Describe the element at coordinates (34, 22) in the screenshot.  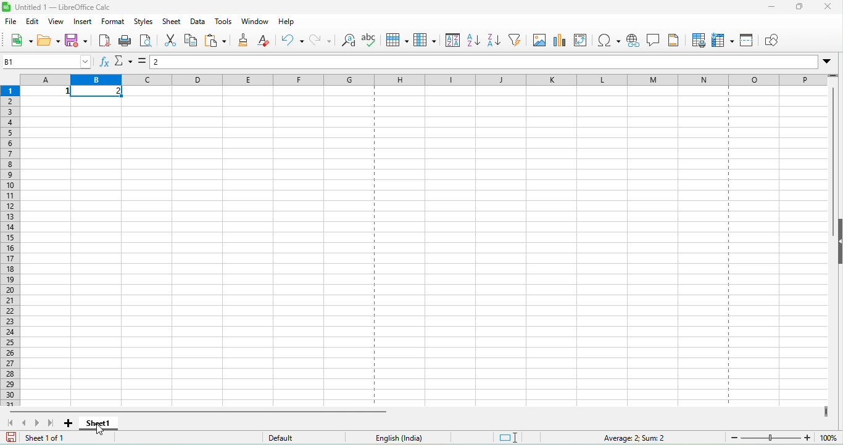
I see `edit` at that location.